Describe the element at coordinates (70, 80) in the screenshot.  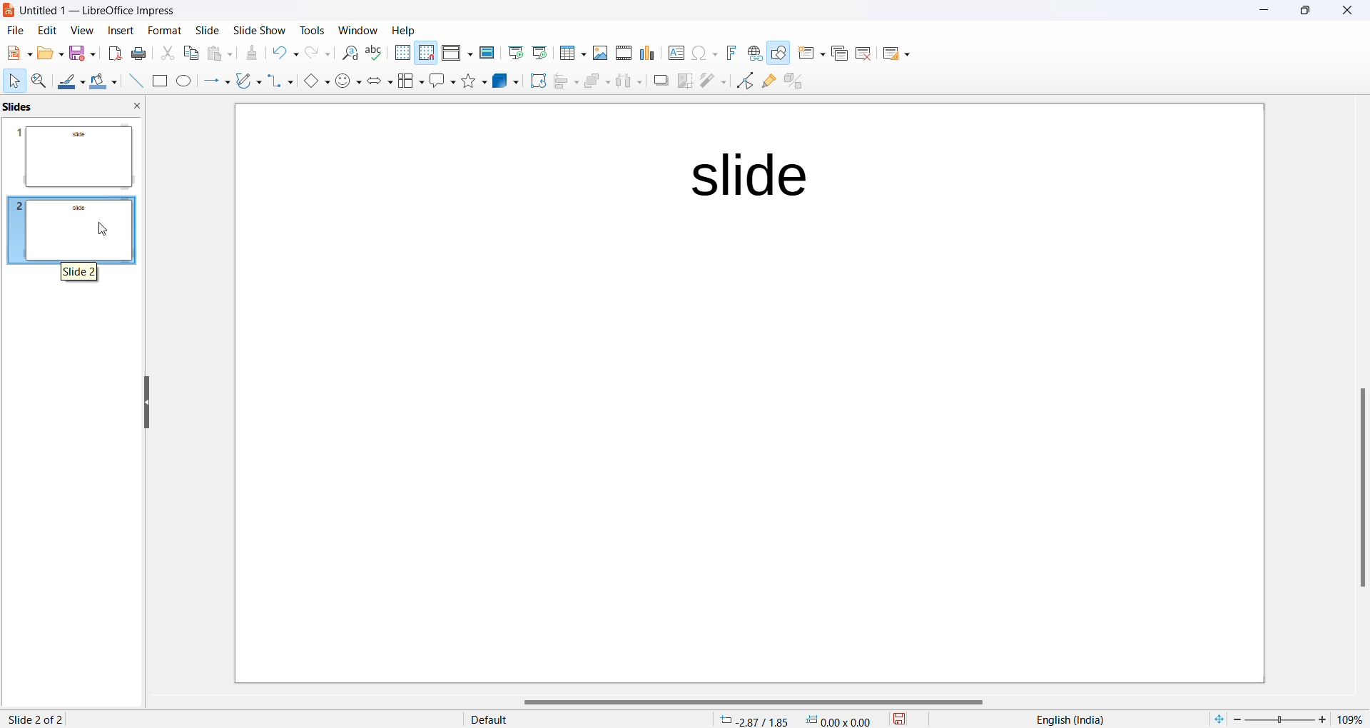
I see `Line color` at that location.